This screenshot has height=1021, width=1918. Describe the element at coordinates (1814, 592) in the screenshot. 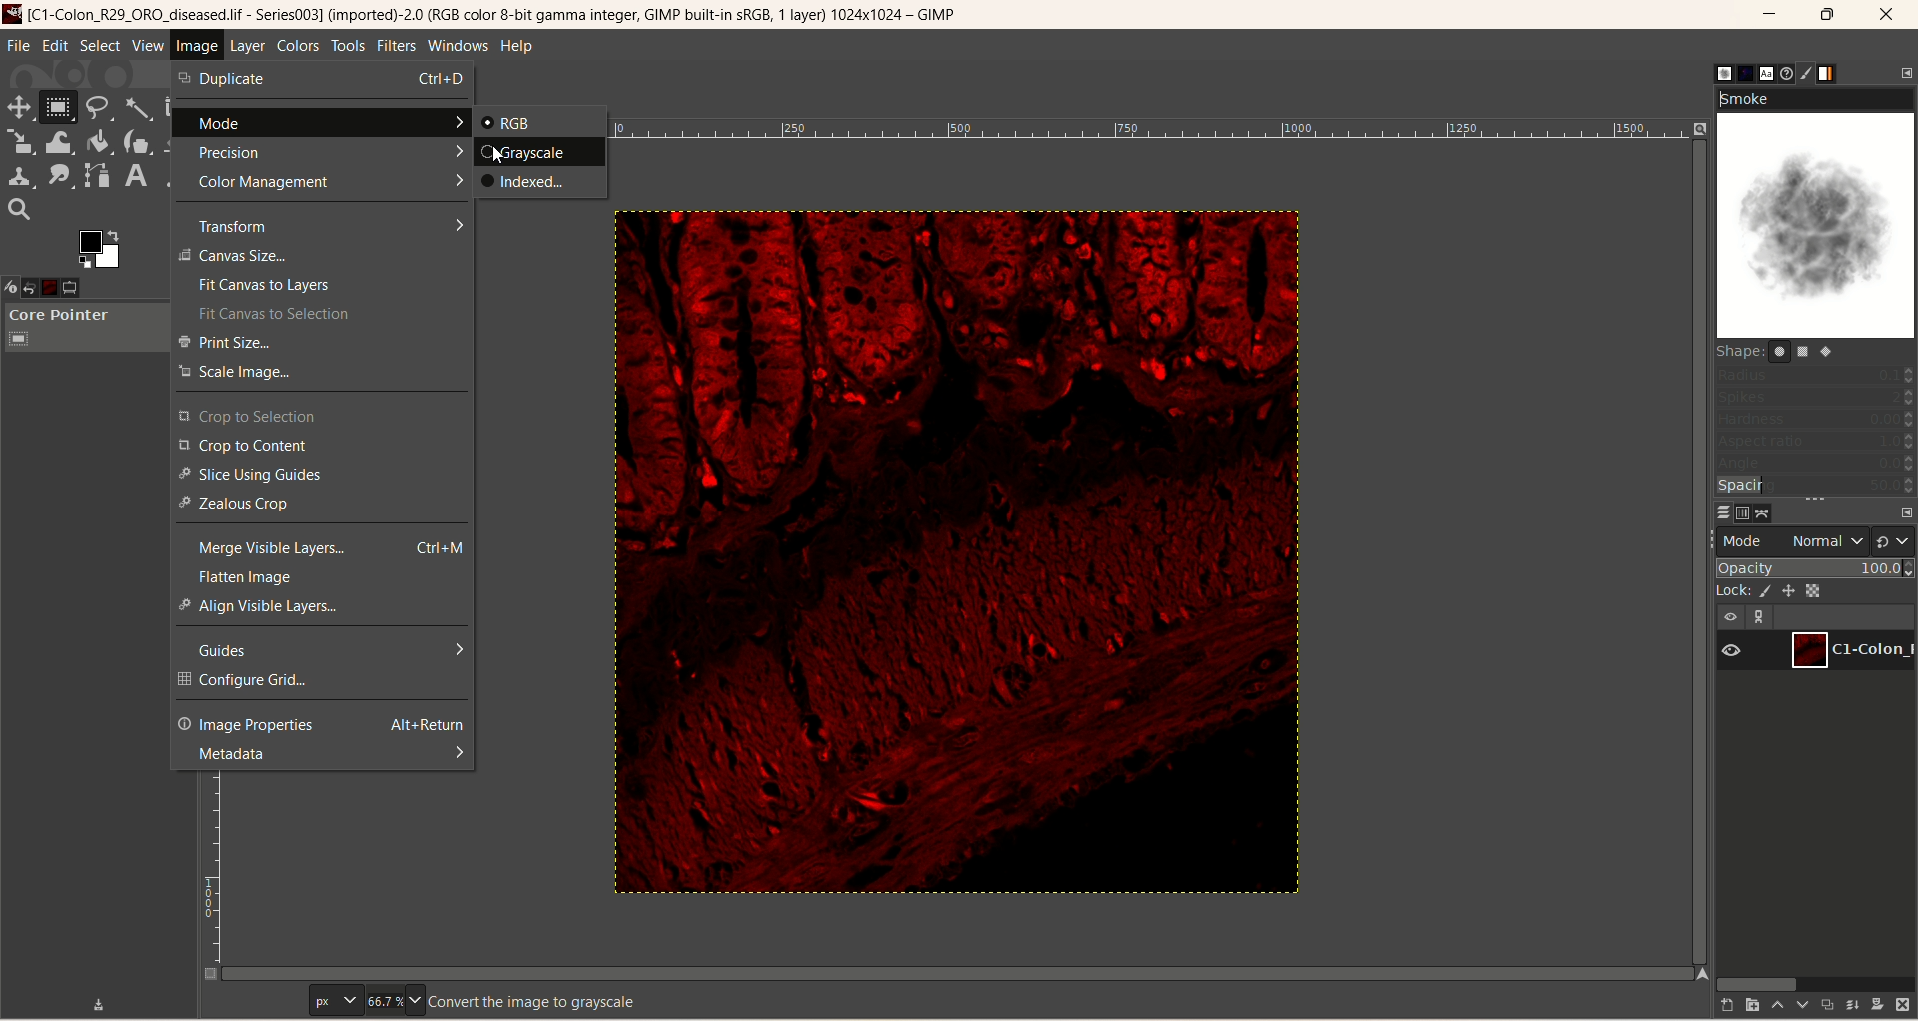

I see `lock alpha channel` at that location.